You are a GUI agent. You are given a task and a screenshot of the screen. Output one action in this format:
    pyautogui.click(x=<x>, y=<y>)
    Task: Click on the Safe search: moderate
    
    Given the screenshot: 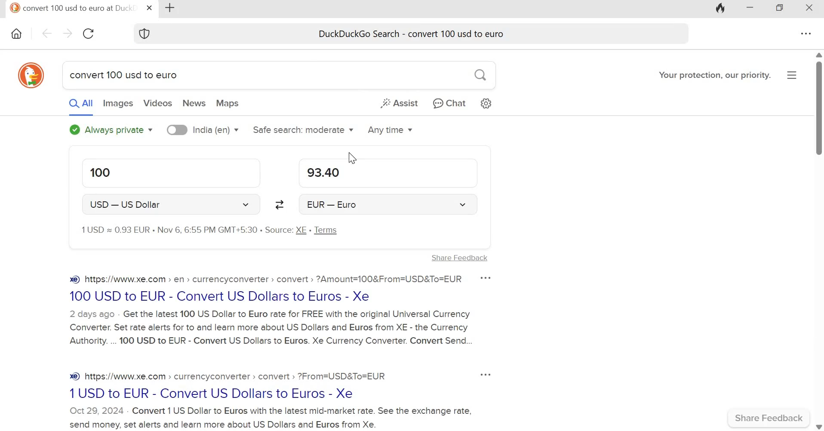 What is the action you would take?
    pyautogui.click(x=303, y=129)
    